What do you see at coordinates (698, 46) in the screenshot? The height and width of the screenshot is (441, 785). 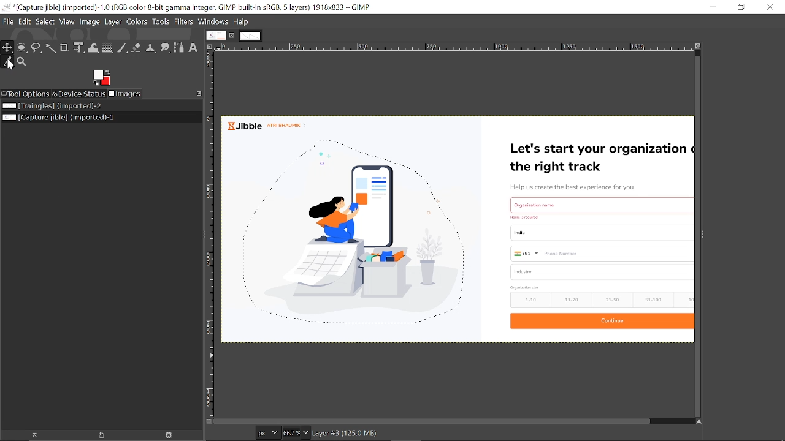 I see `Zoom image when window size changes` at bounding box center [698, 46].